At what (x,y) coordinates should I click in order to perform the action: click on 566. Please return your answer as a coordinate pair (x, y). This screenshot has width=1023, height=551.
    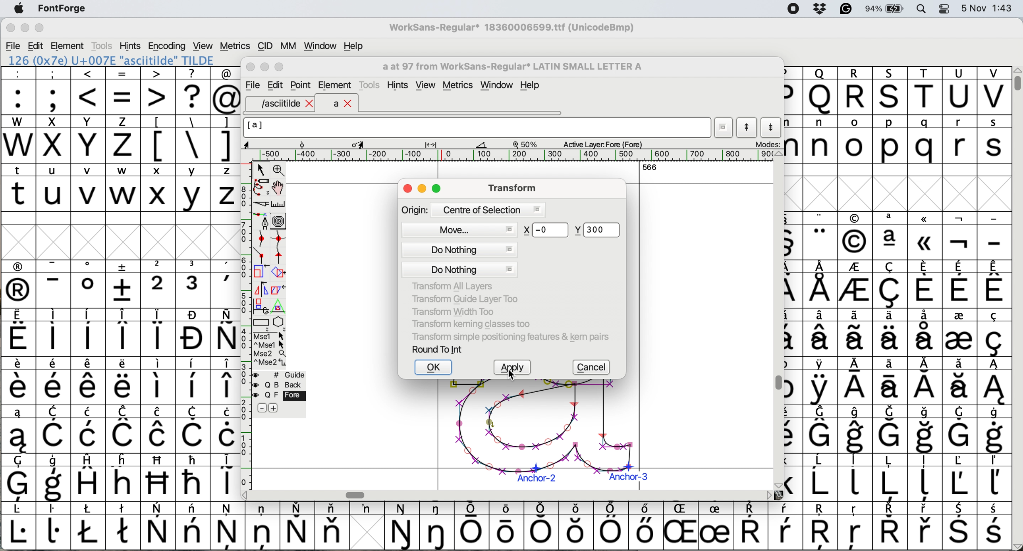
    Looking at the image, I should click on (650, 167).